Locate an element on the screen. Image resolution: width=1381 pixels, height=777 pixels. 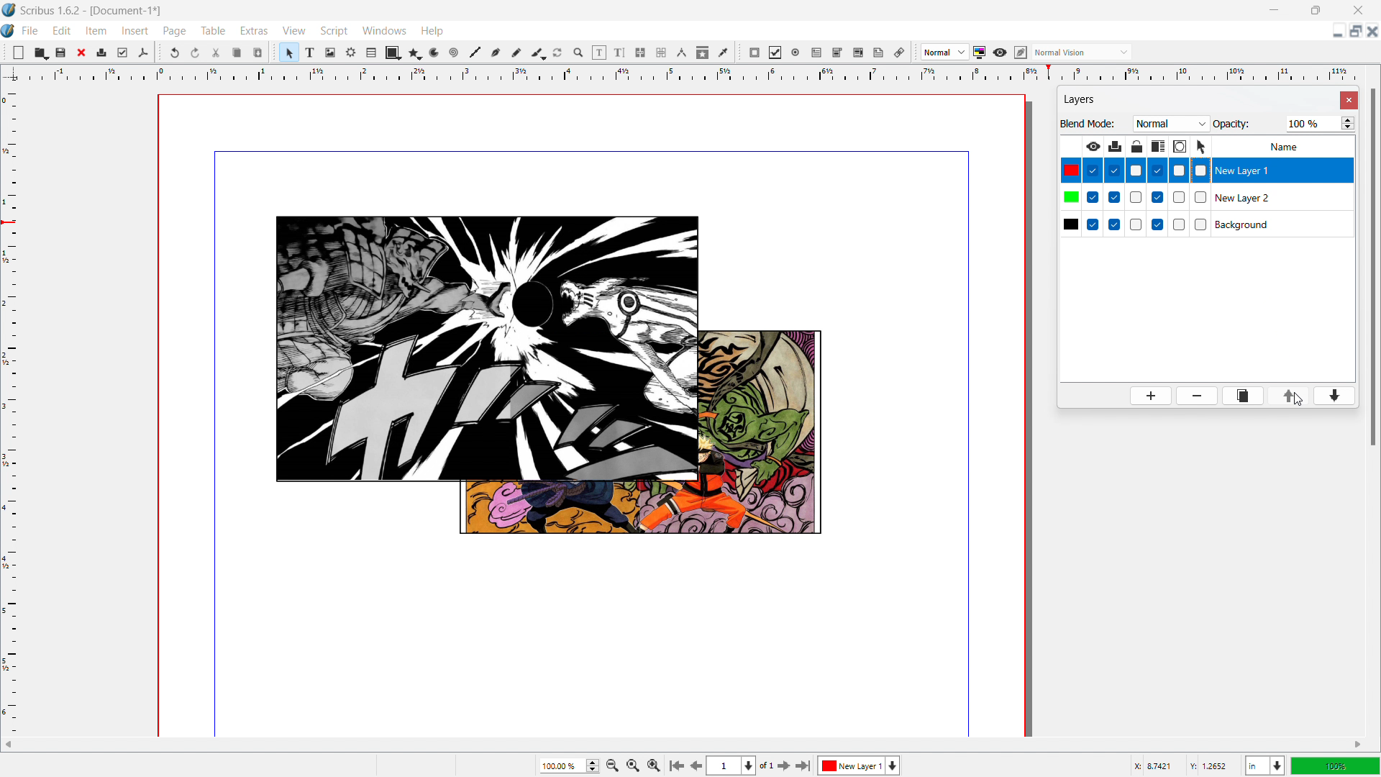
rotate item is located at coordinates (559, 52).